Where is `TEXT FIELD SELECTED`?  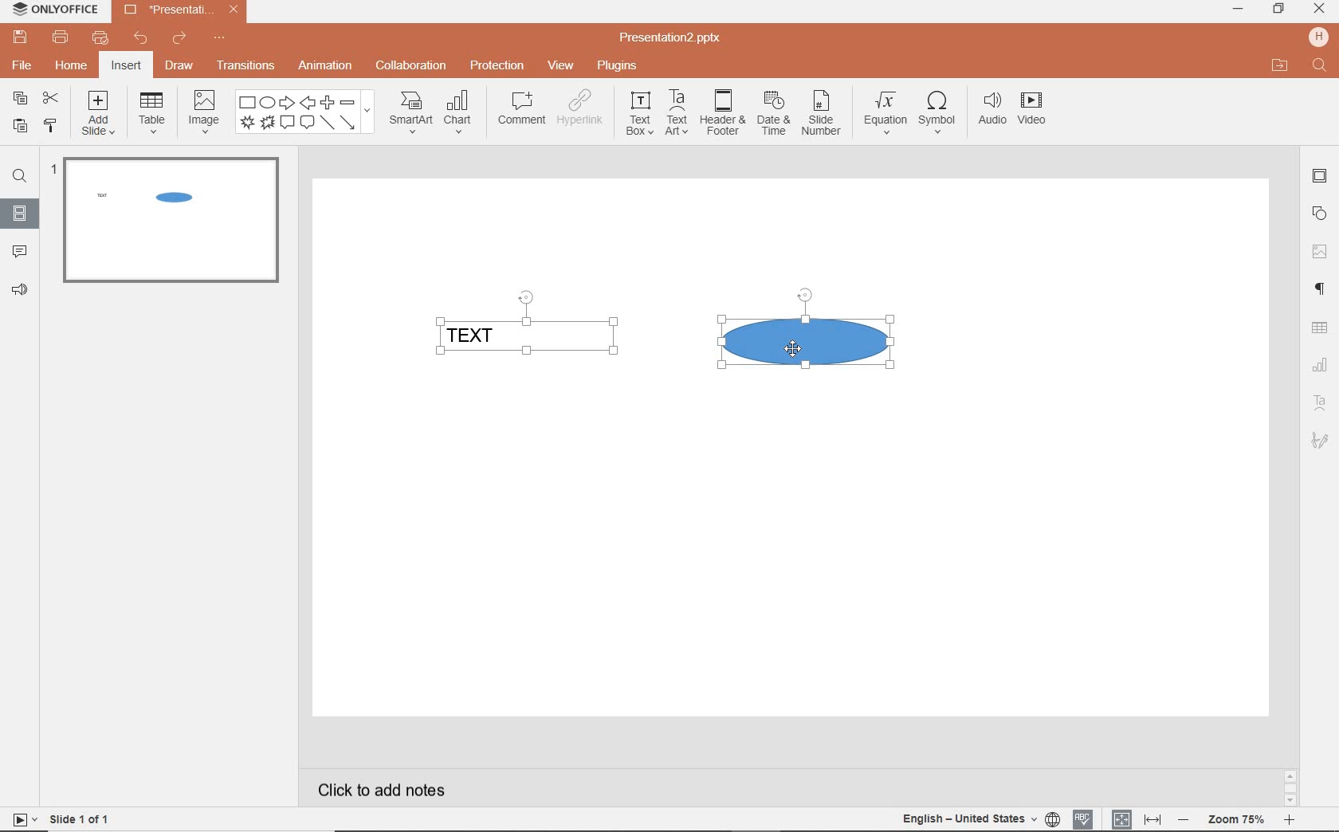 TEXT FIELD SELECTED is located at coordinates (527, 326).